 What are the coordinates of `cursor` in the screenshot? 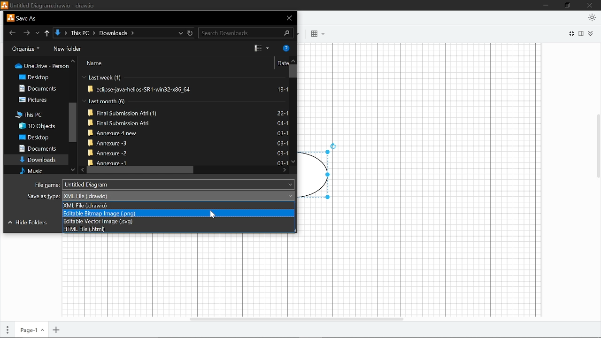 It's located at (213, 214).